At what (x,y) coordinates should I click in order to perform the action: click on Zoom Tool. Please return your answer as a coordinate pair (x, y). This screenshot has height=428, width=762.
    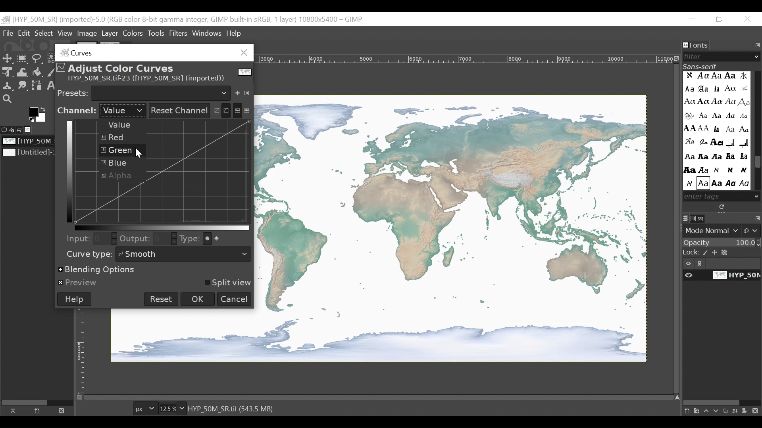
    Looking at the image, I should click on (8, 99).